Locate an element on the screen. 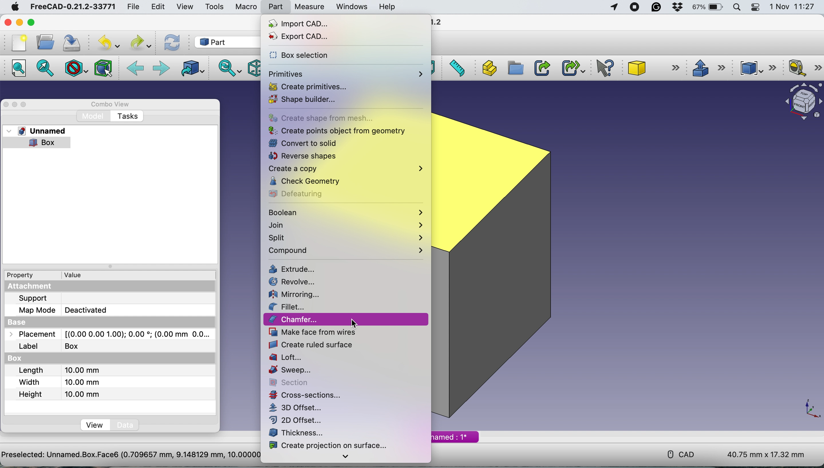 Image resolution: width=824 pixels, height=468 pixels. draw style is located at coordinates (75, 68).